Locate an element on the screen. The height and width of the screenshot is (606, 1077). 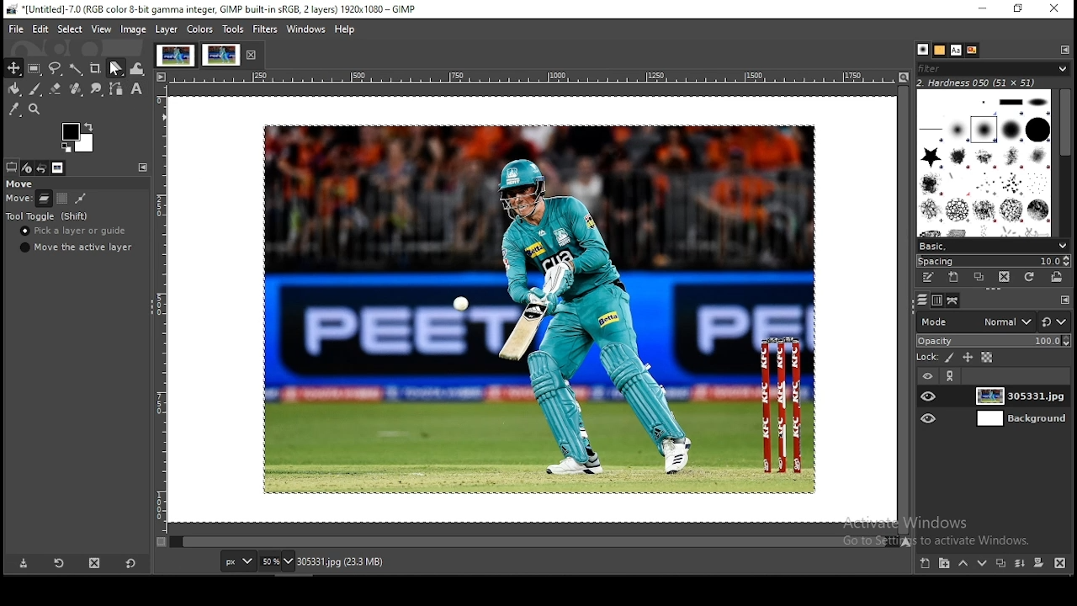
text tool is located at coordinates (138, 89).